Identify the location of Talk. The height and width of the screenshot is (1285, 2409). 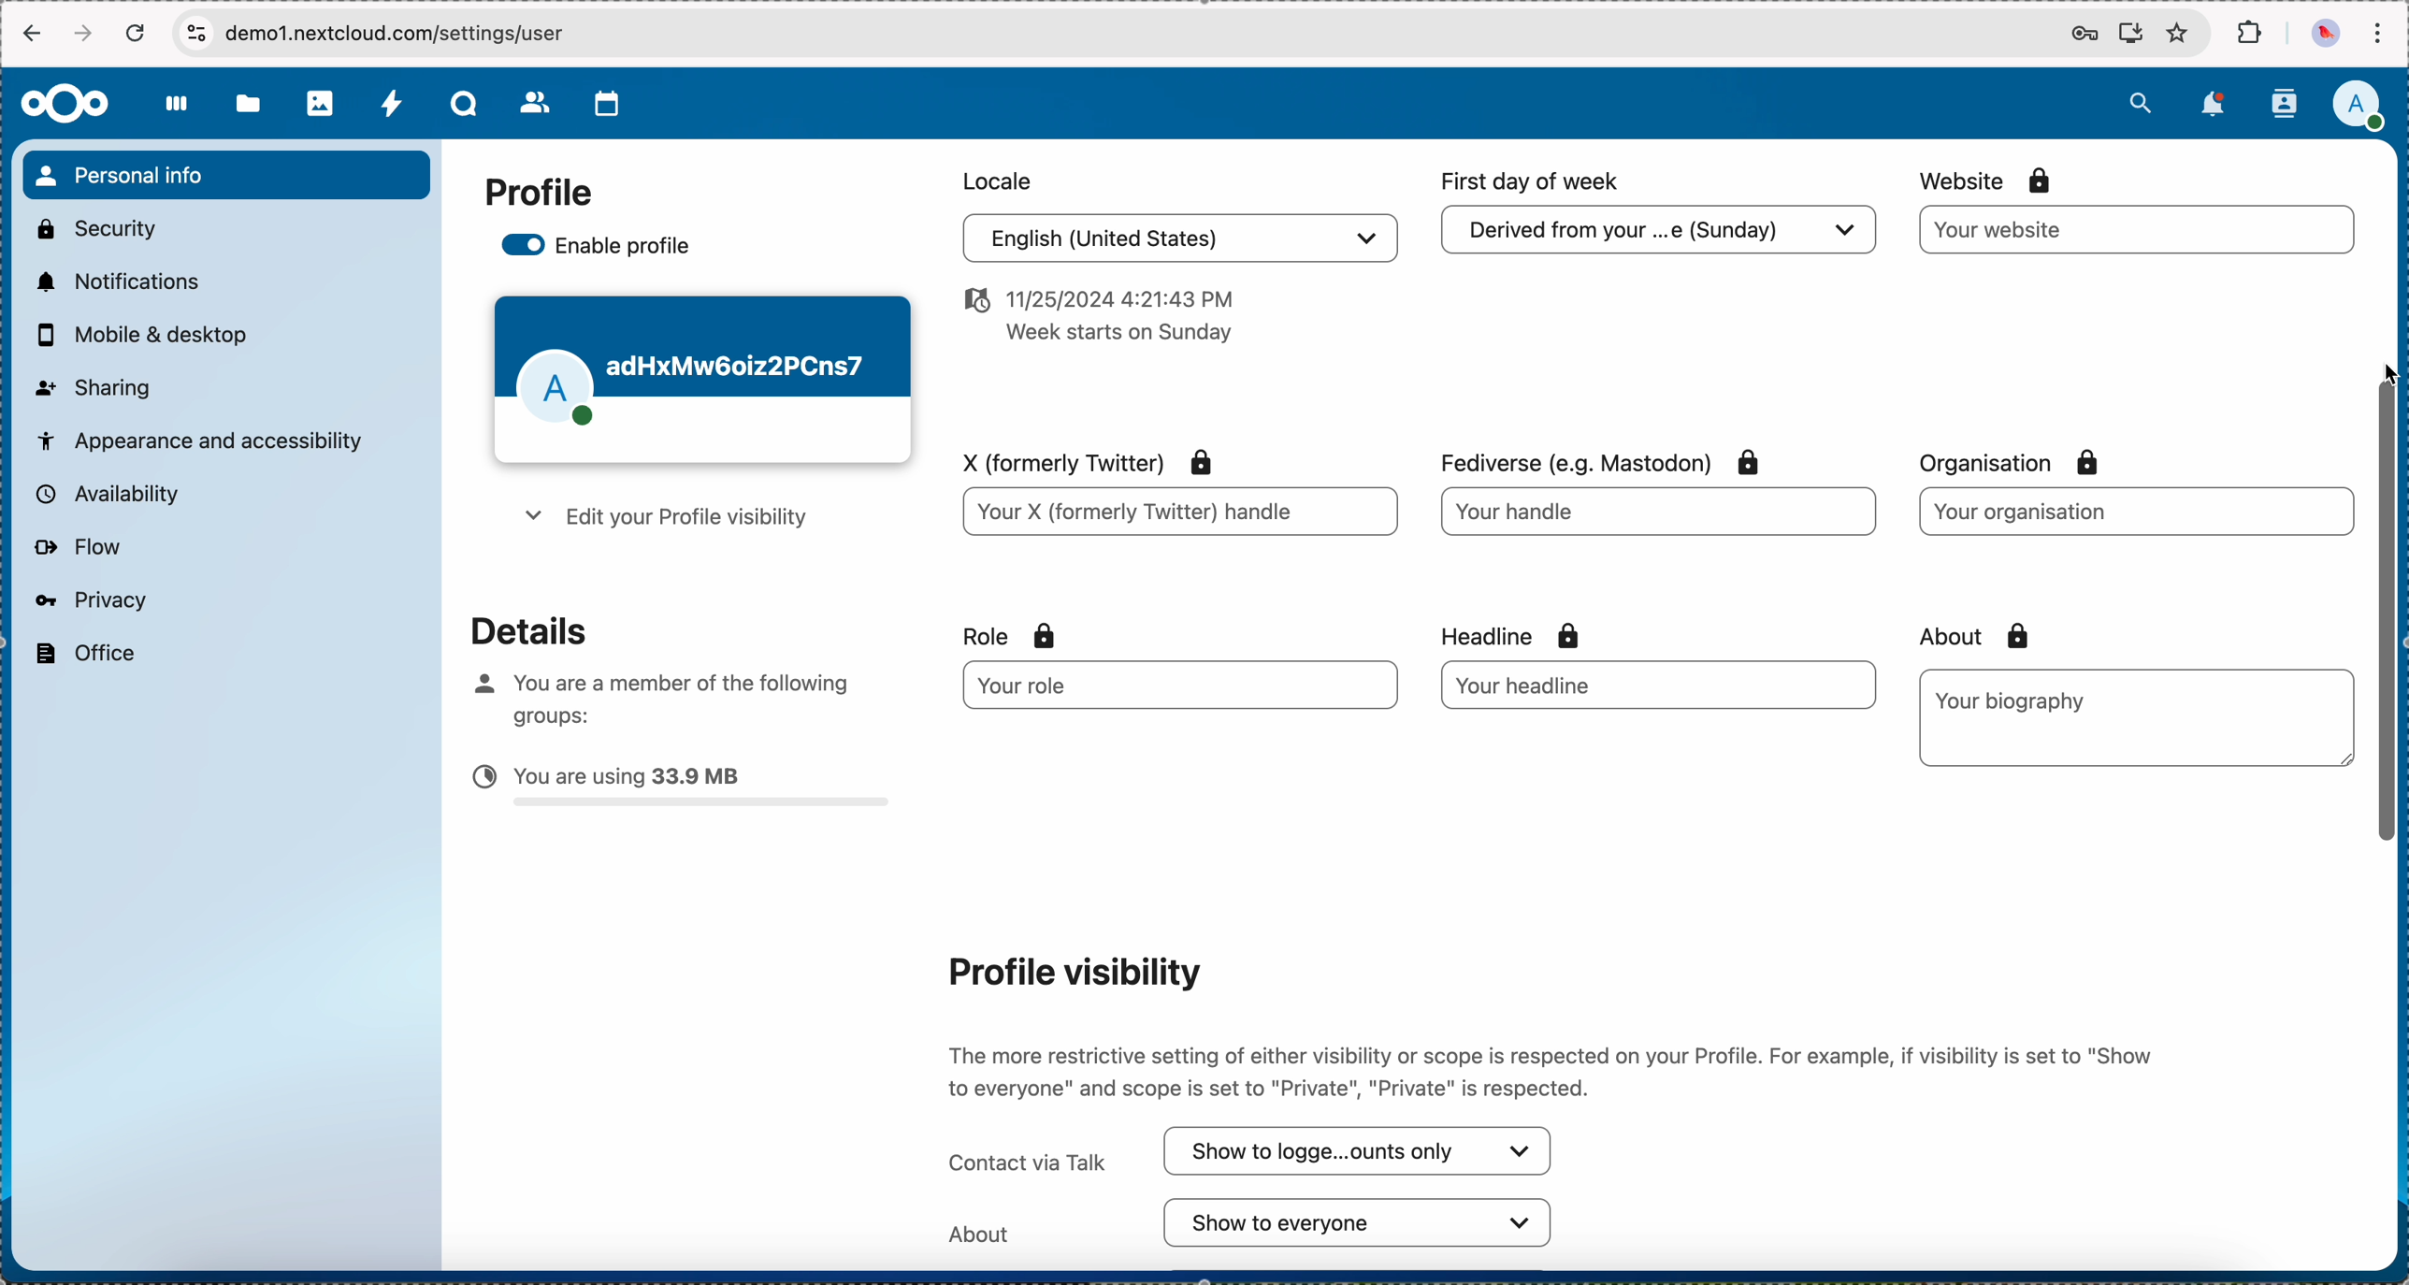
(467, 106).